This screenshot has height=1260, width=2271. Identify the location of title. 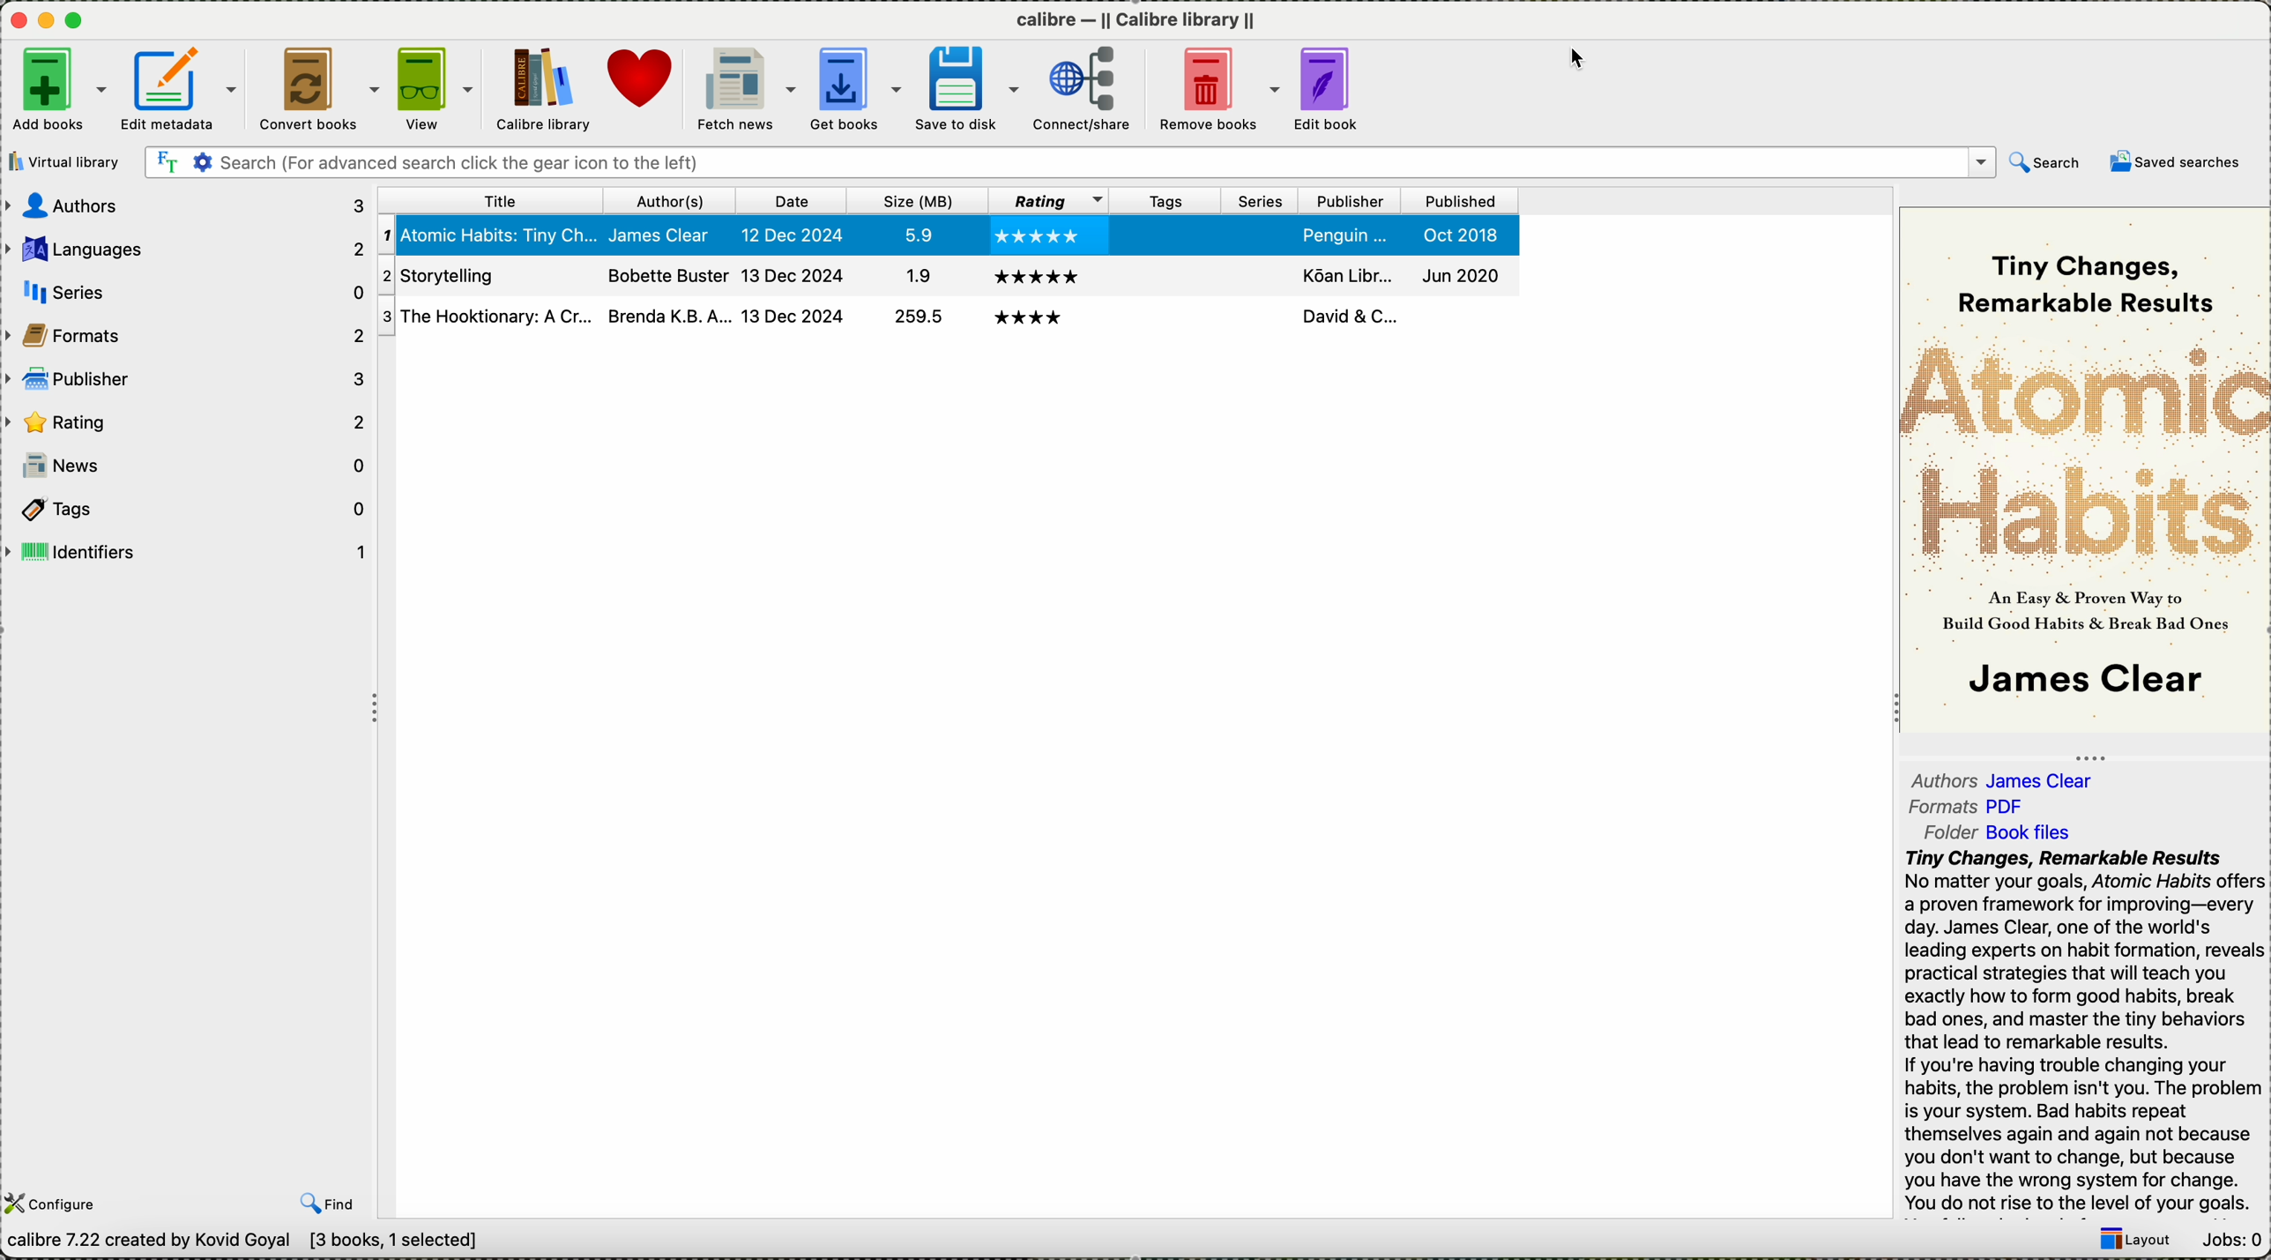
(489, 199).